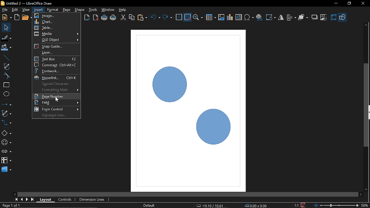  Describe the element at coordinates (148, 205) in the screenshot. I see `Style` at that location.